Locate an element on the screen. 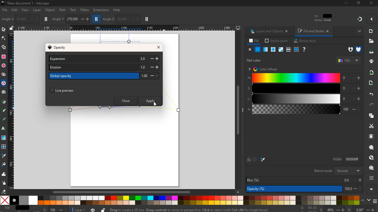 Image resolution: width=378 pixels, height=212 pixels. Down is located at coordinates (238, 192).